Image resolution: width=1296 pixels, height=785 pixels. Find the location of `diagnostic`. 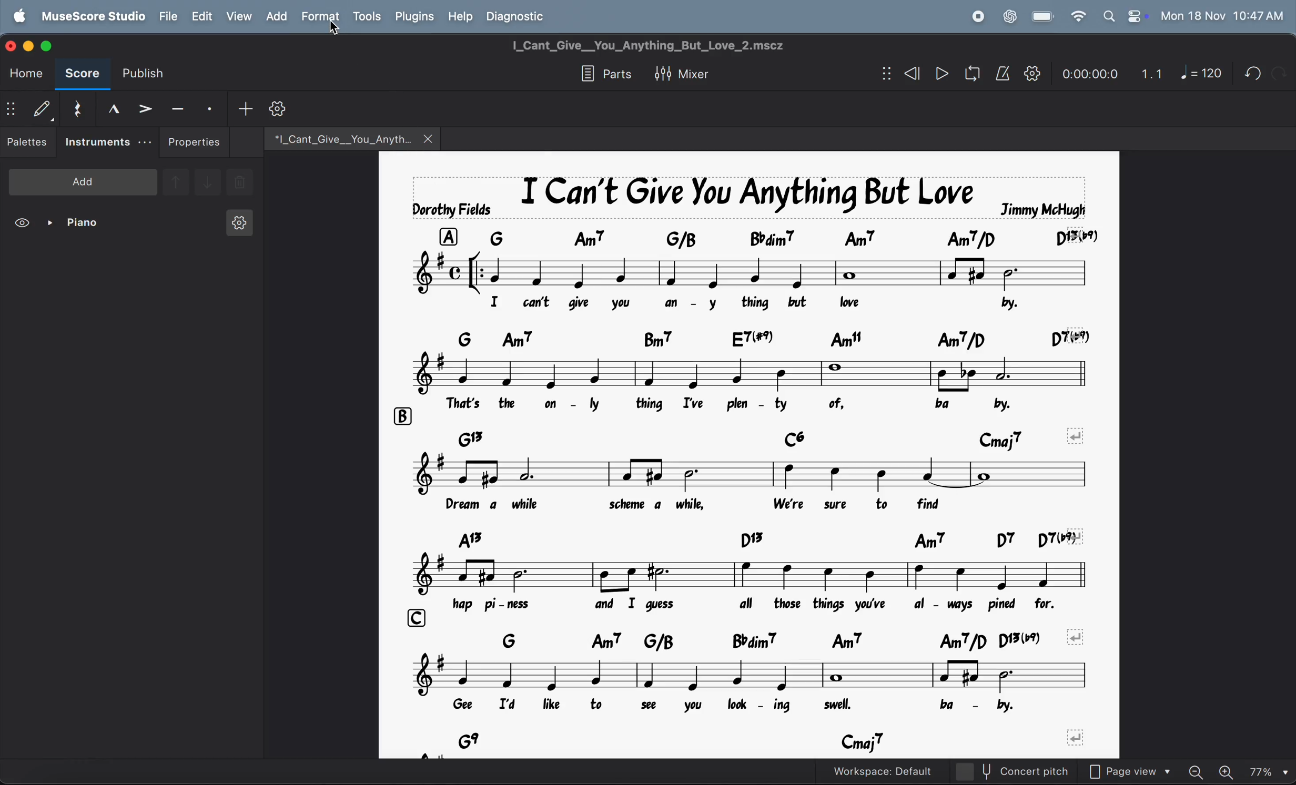

diagnostic is located at coordinates (521, 16).